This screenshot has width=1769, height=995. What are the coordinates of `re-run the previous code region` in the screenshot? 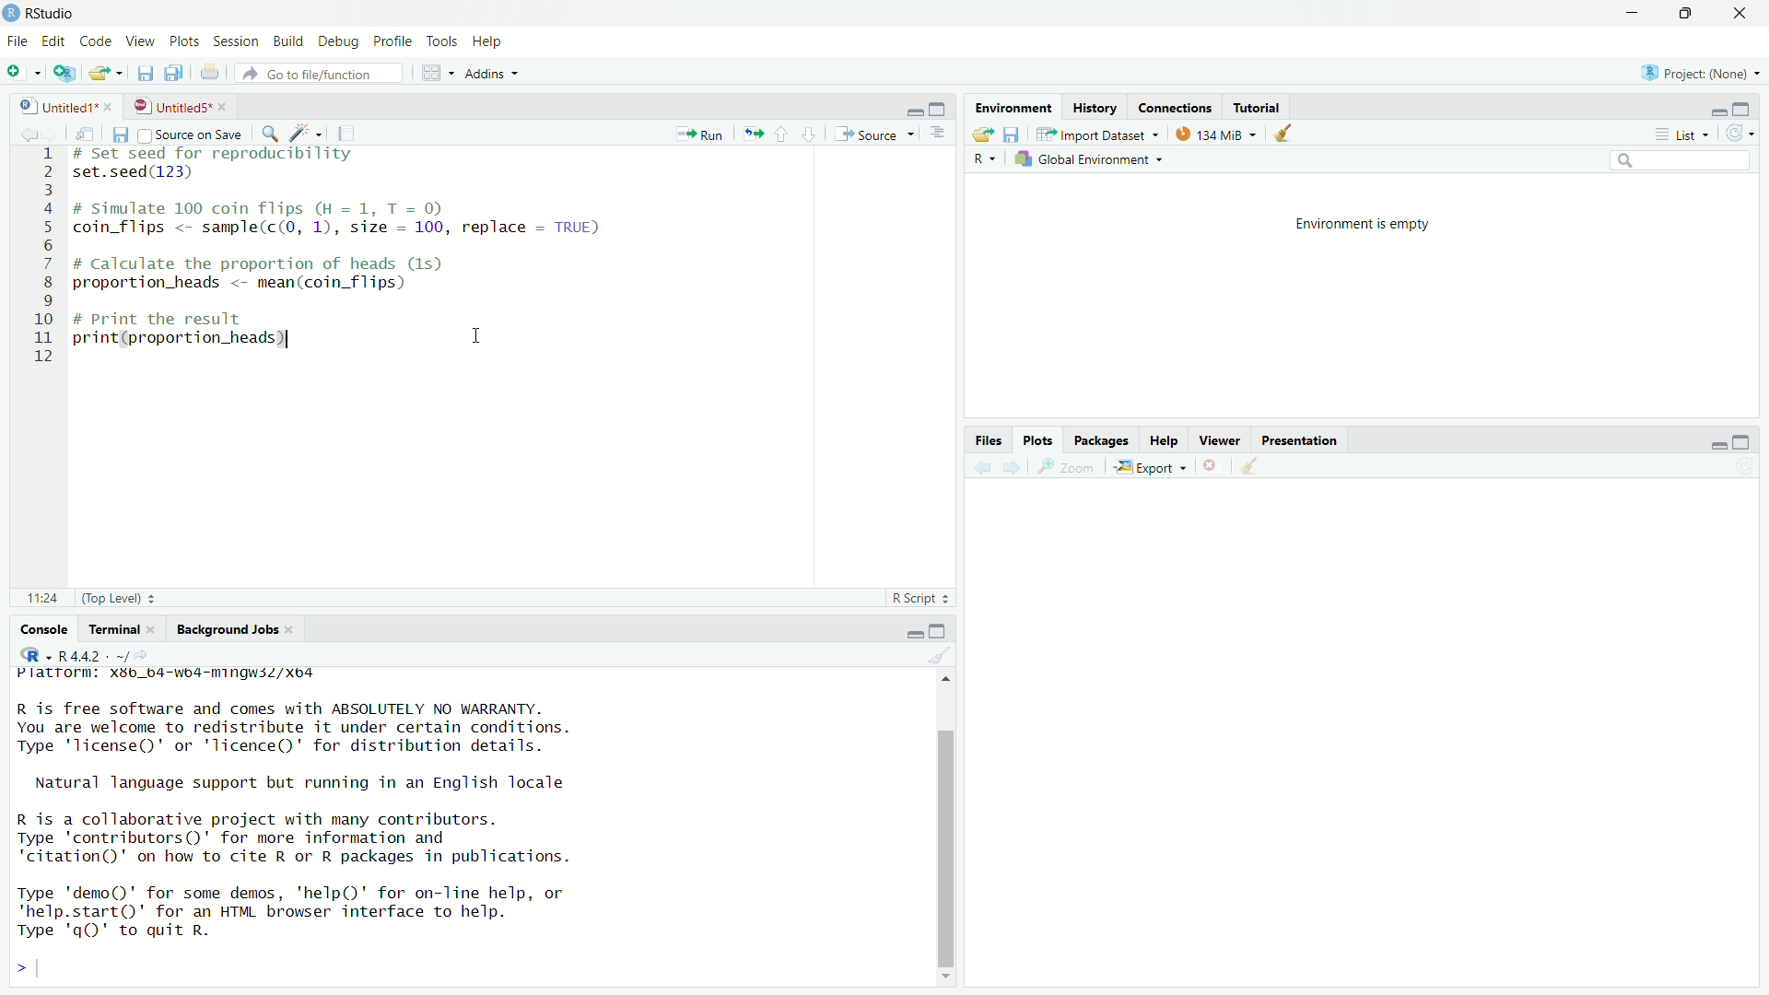 It's located at (752, 134).